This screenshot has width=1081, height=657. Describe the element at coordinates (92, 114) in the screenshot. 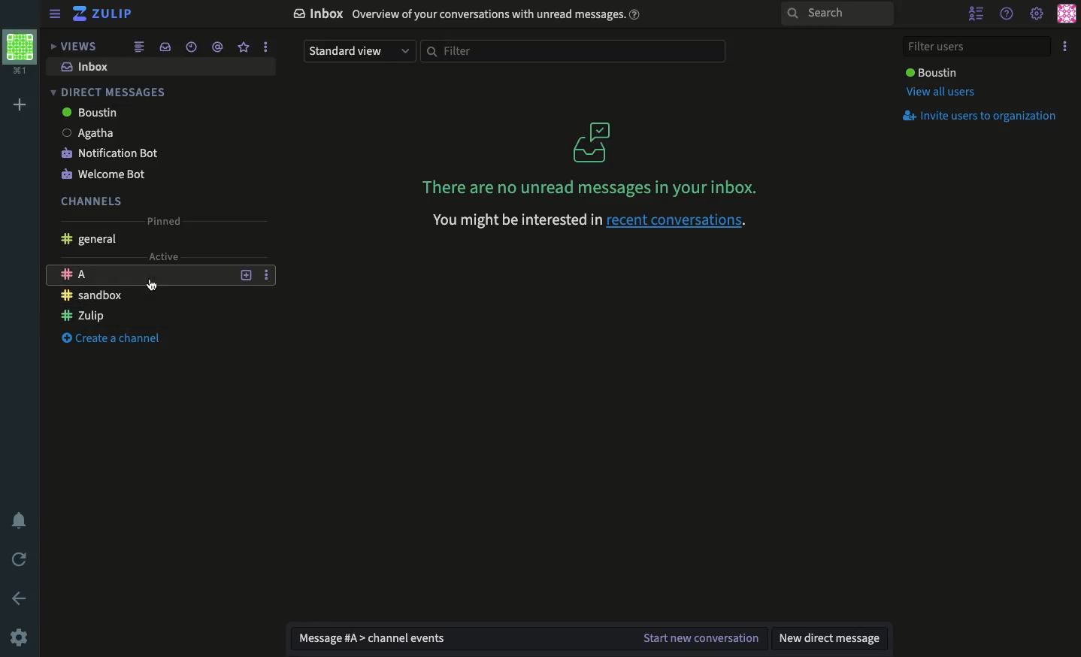

I see `boustin` at that location.